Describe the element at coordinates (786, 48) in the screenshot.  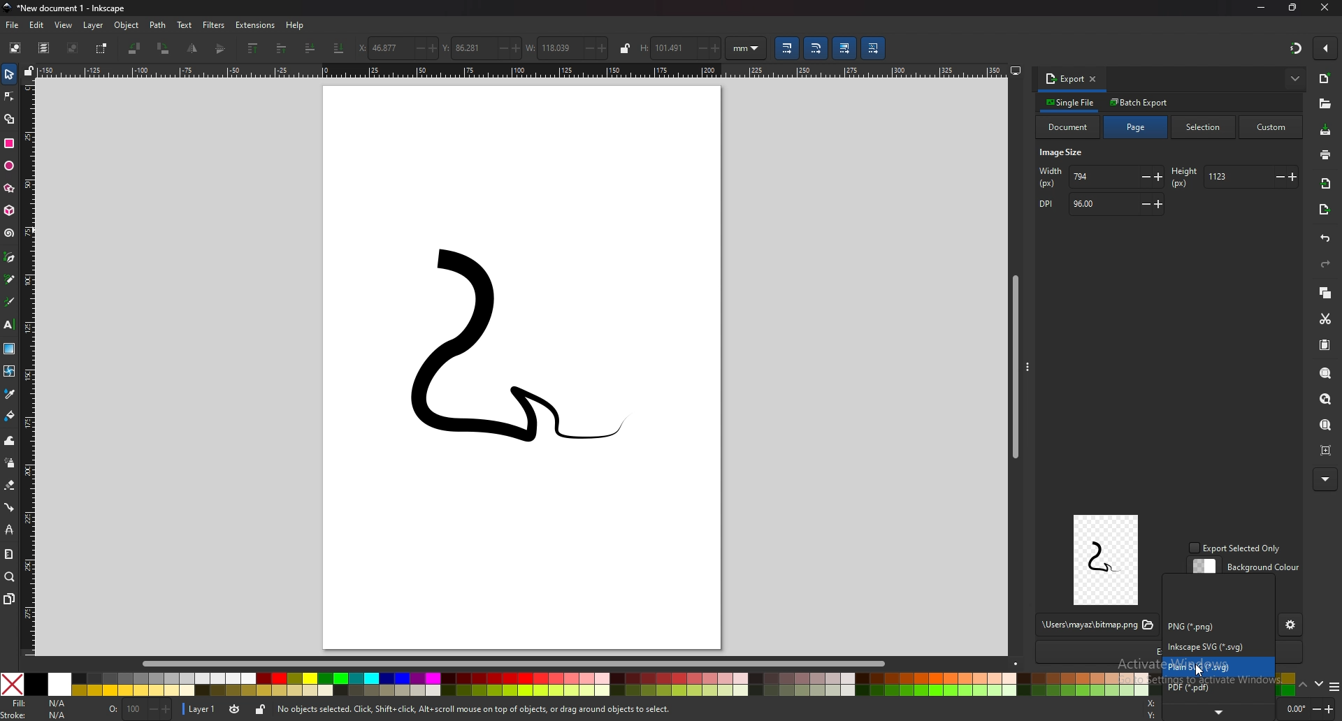
I see `scale stroke` at that location.